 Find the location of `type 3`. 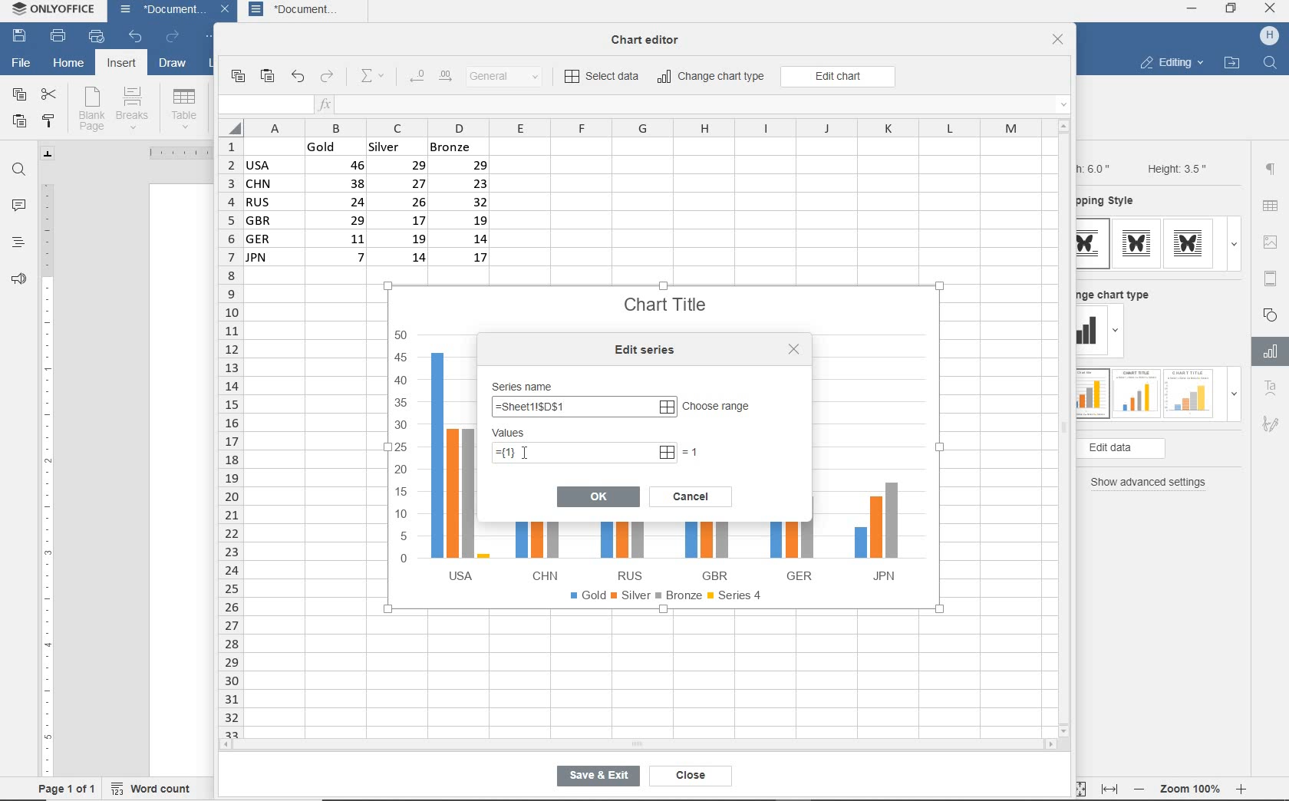

type 3 is located at coordinates (1189, 392).